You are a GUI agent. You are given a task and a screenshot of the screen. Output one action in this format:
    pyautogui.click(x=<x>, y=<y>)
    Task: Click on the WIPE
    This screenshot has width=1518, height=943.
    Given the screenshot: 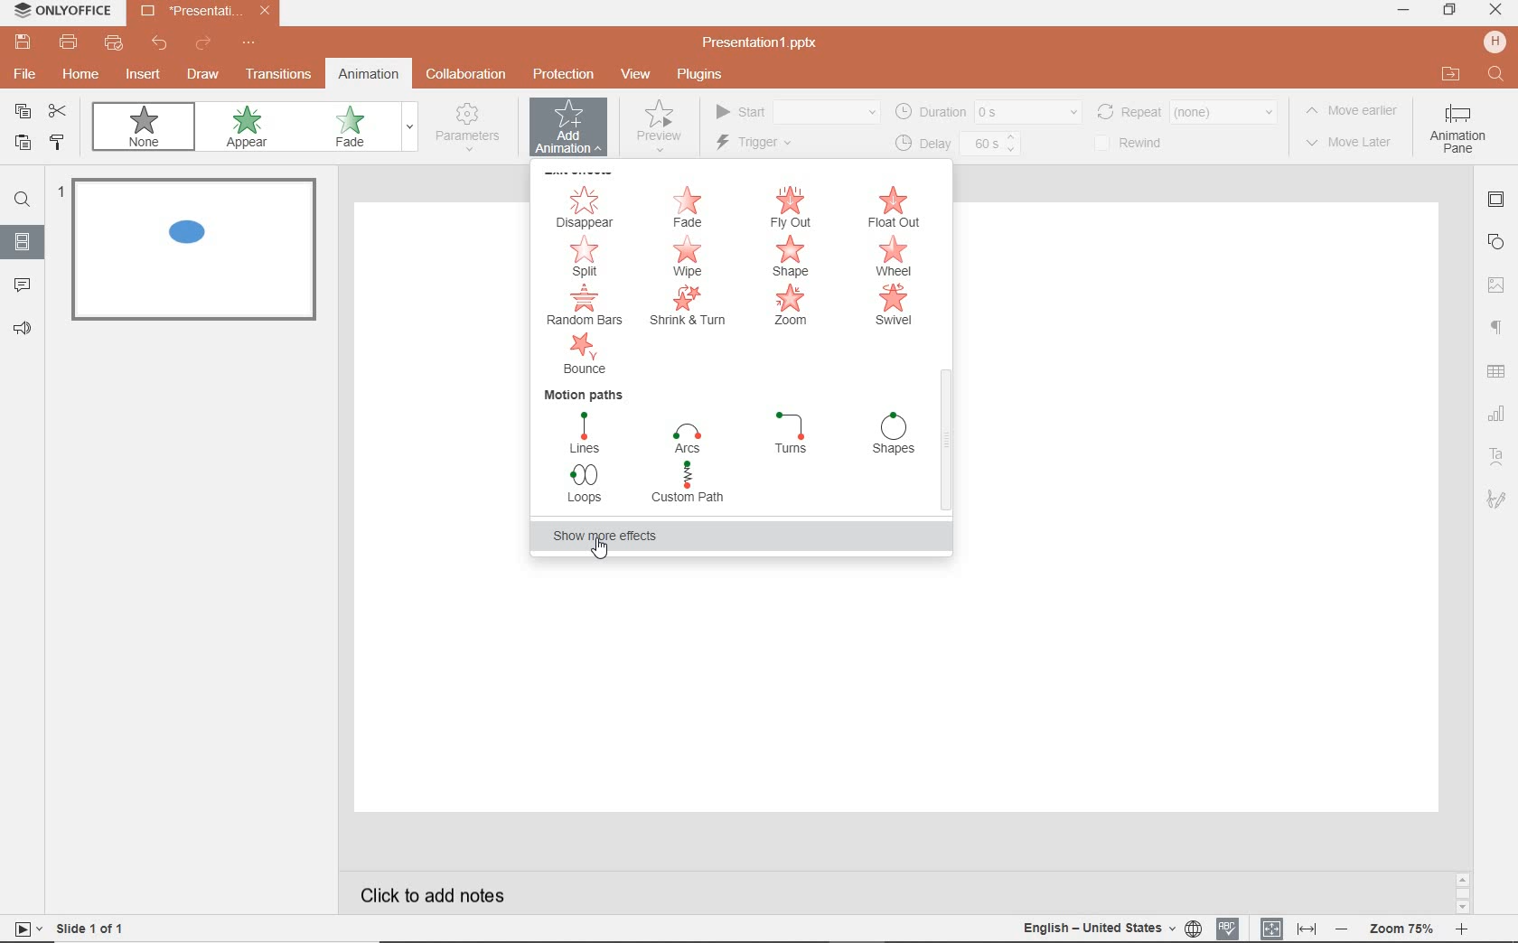 What is the action you would take?
    pyautogui.click(x=695, y=257)
    